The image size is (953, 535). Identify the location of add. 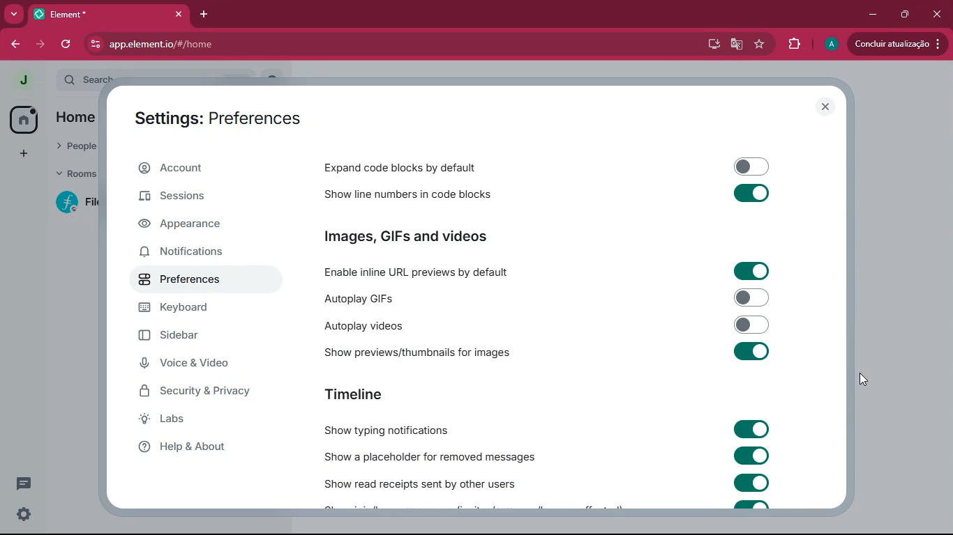
(22, 154).